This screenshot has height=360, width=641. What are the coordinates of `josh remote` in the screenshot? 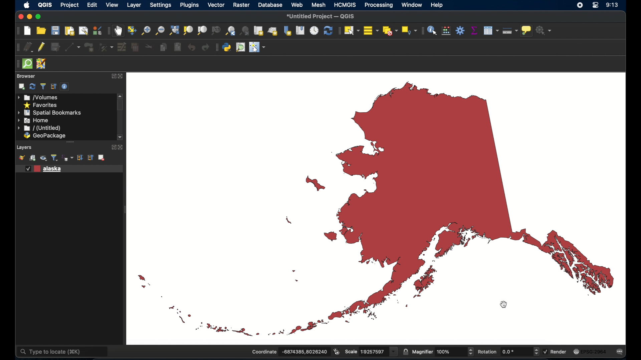 It's located at (41, 63).